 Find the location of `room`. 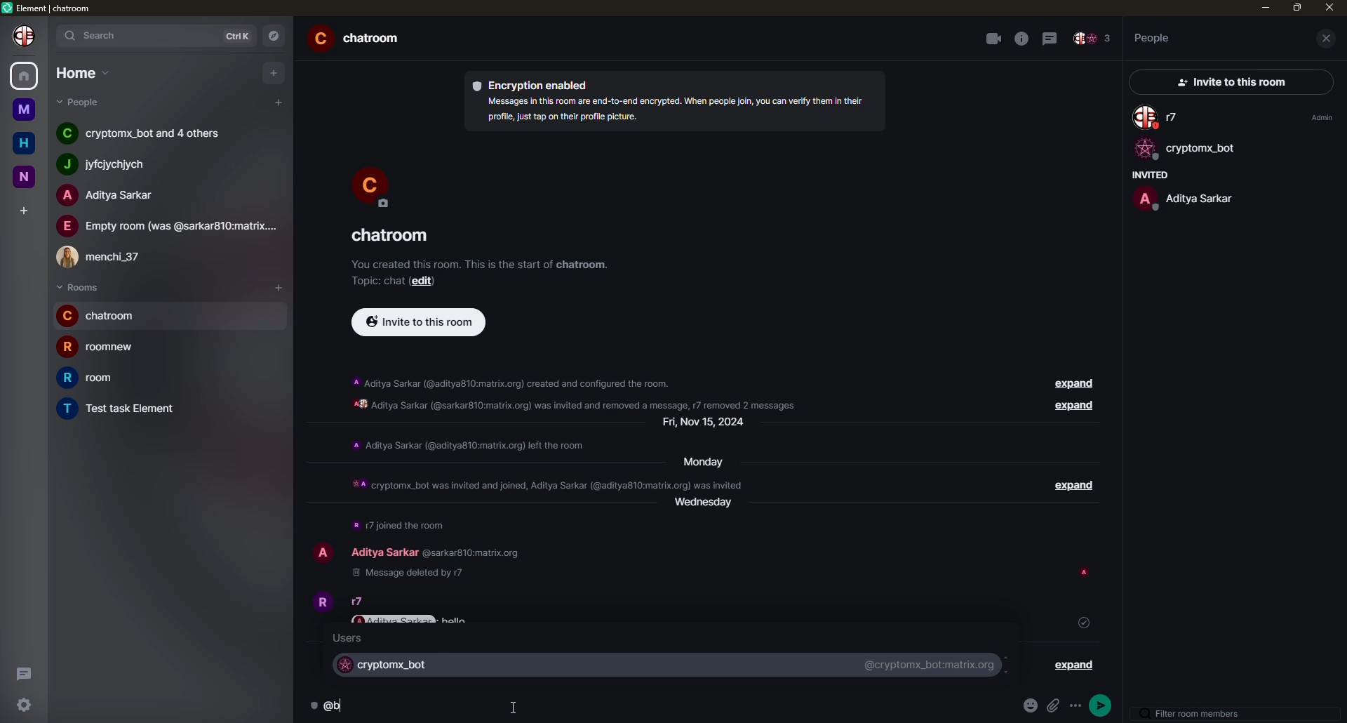

room is located at coordinates (122, 409).